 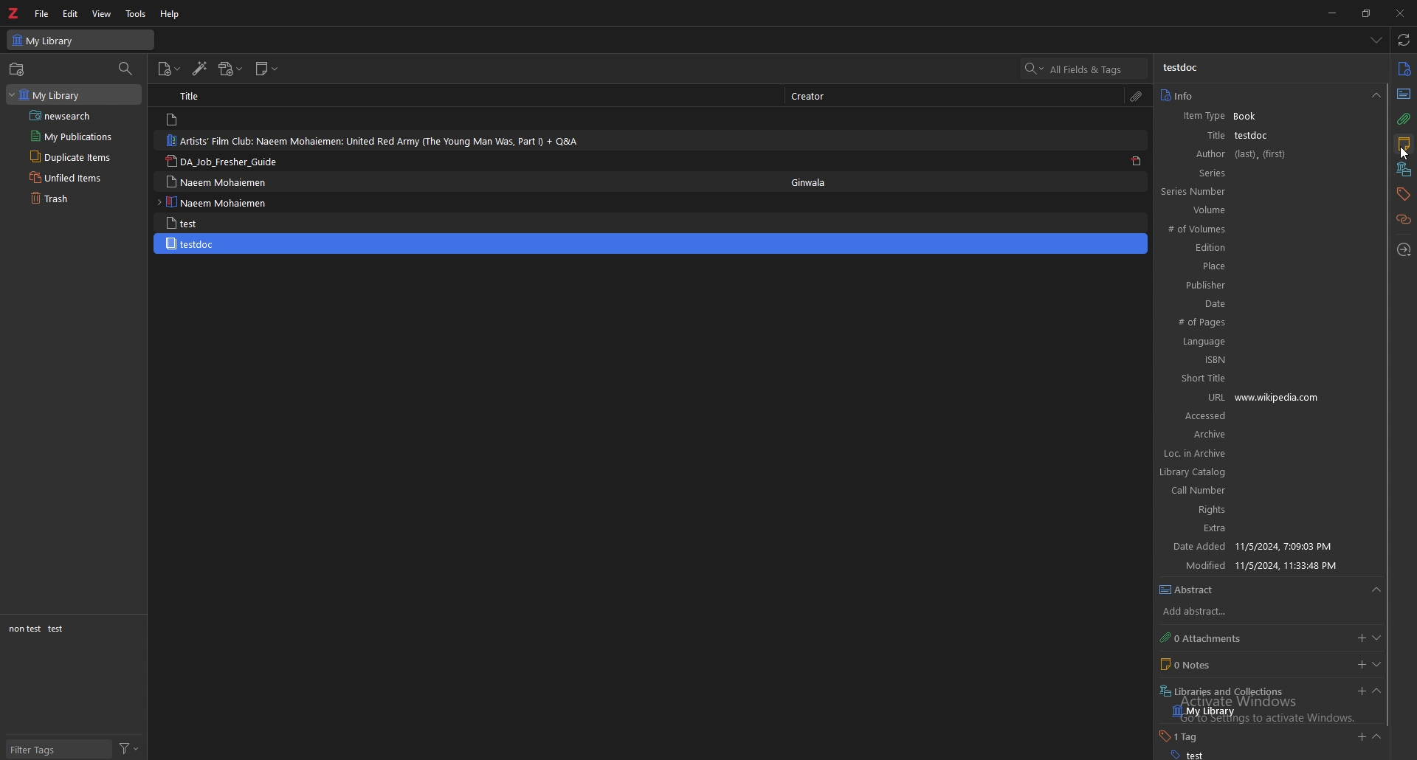 I want to click on tools, so click(x=135, y=13).